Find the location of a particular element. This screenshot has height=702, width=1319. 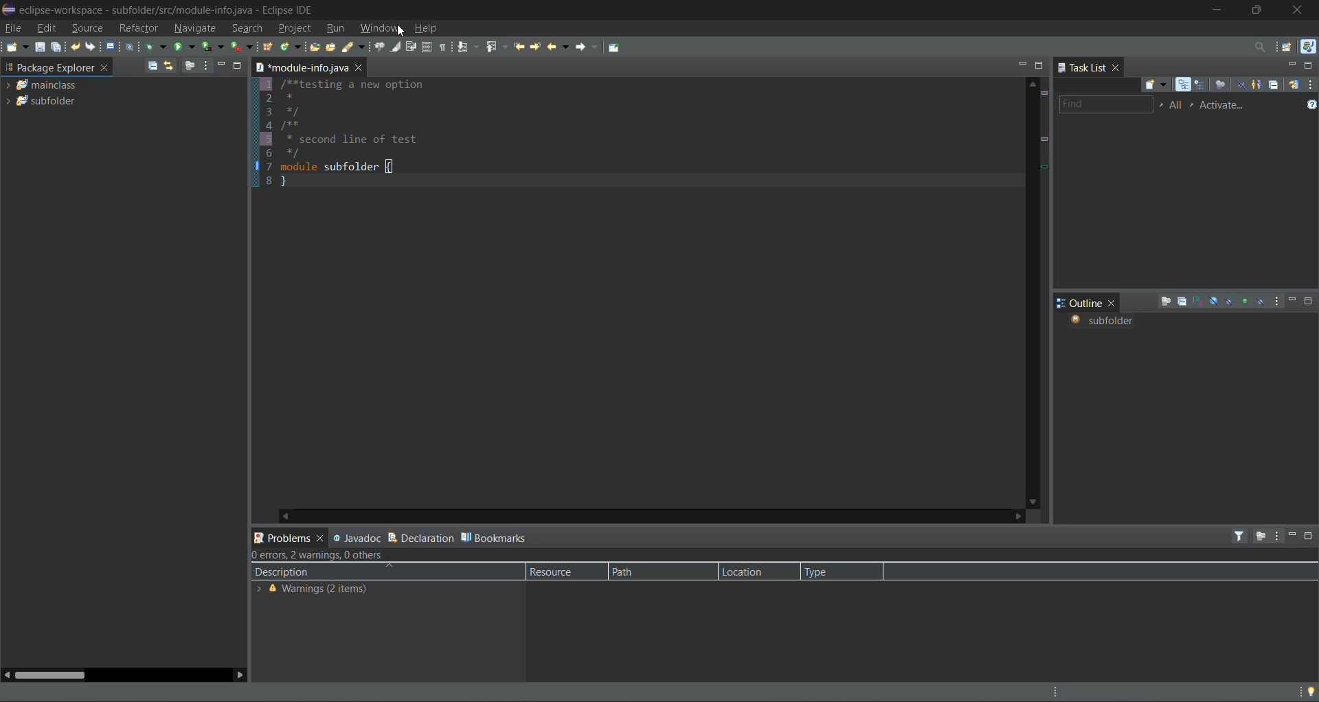

maximize is located at coordinates (1258, 12).